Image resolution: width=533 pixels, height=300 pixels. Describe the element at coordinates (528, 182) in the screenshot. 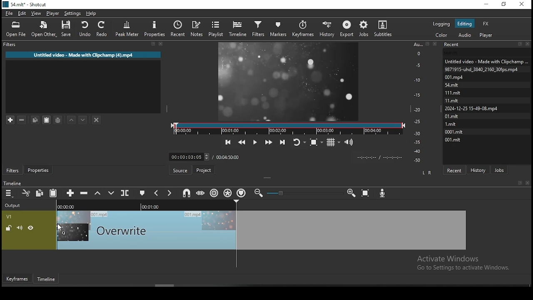

I see `close` at that location.